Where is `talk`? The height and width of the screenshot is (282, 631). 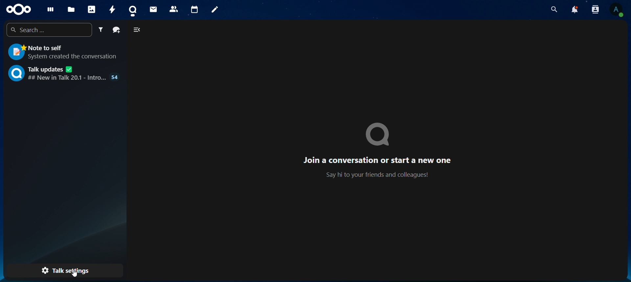
talk is located at coordinates (133, 9).